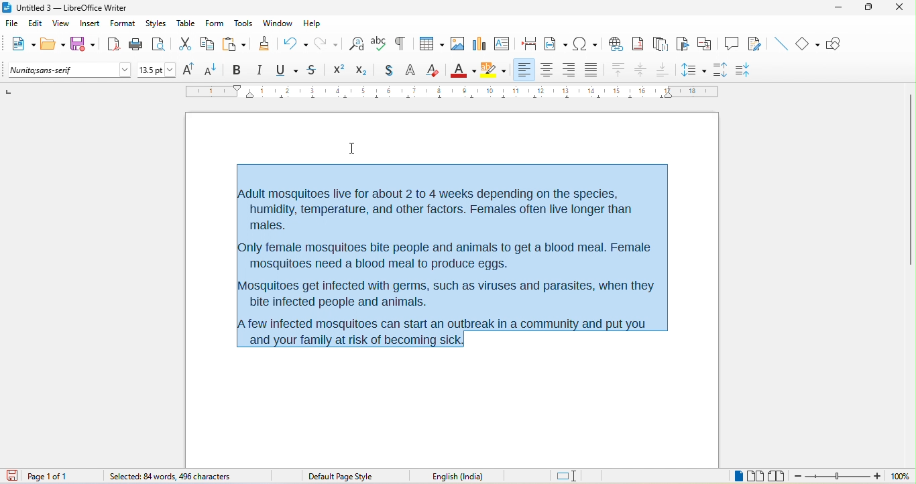 Image resolution: width=916 pixels, height=484 pixels. Describe the element at coordinates (168, 477) in the screenshot. I see `84 words, 496 characters` at that location.